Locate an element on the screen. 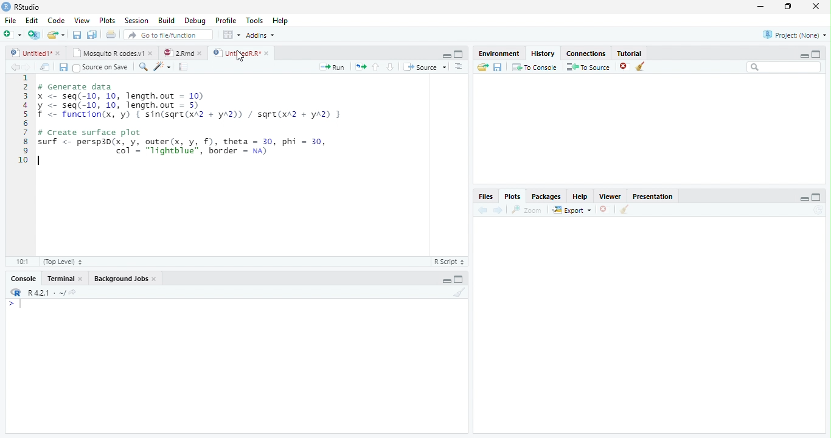 This screenshot has width=831, height=438. Project: (None) is located at coordinates (794, 35).